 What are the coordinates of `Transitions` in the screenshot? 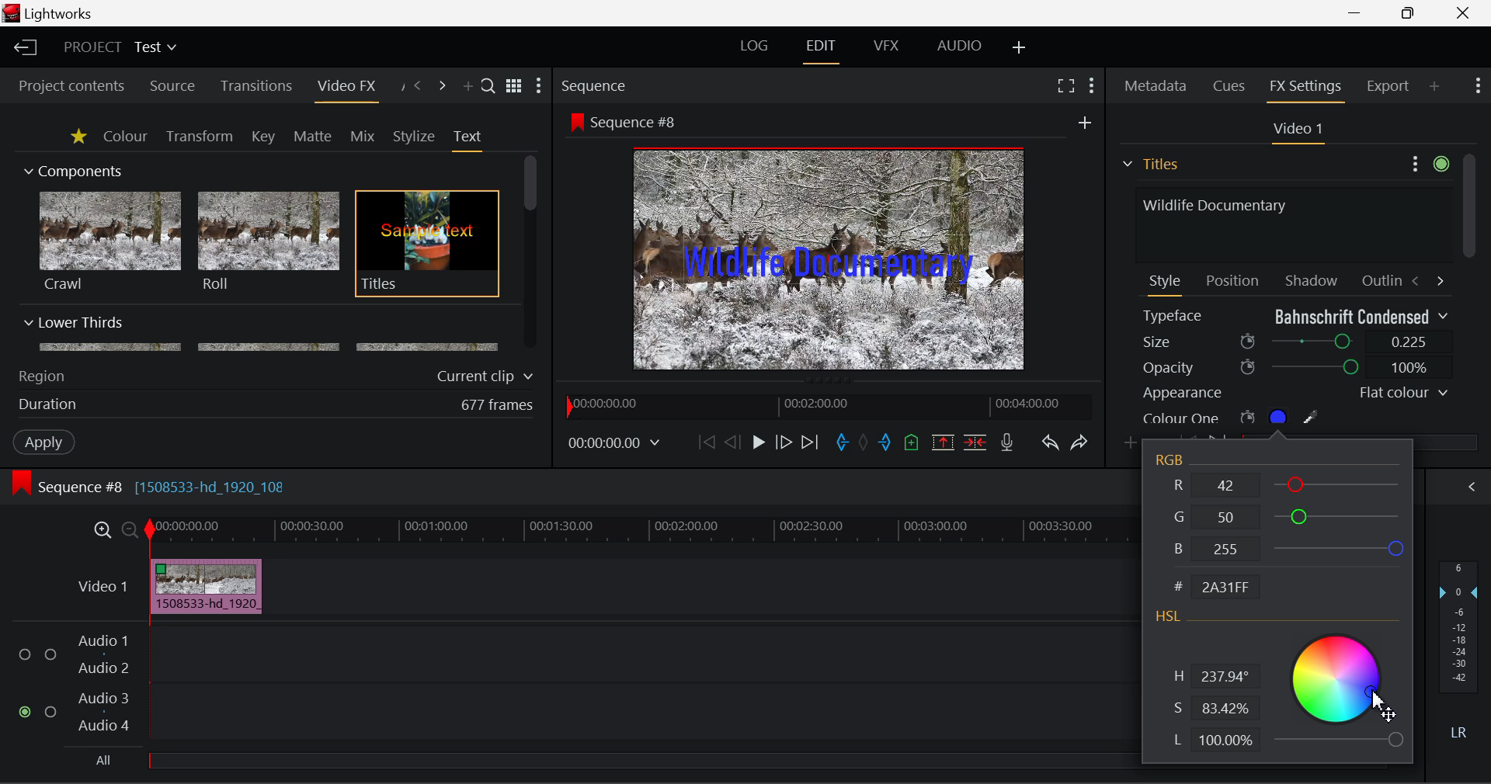 It's located at (256, 86).